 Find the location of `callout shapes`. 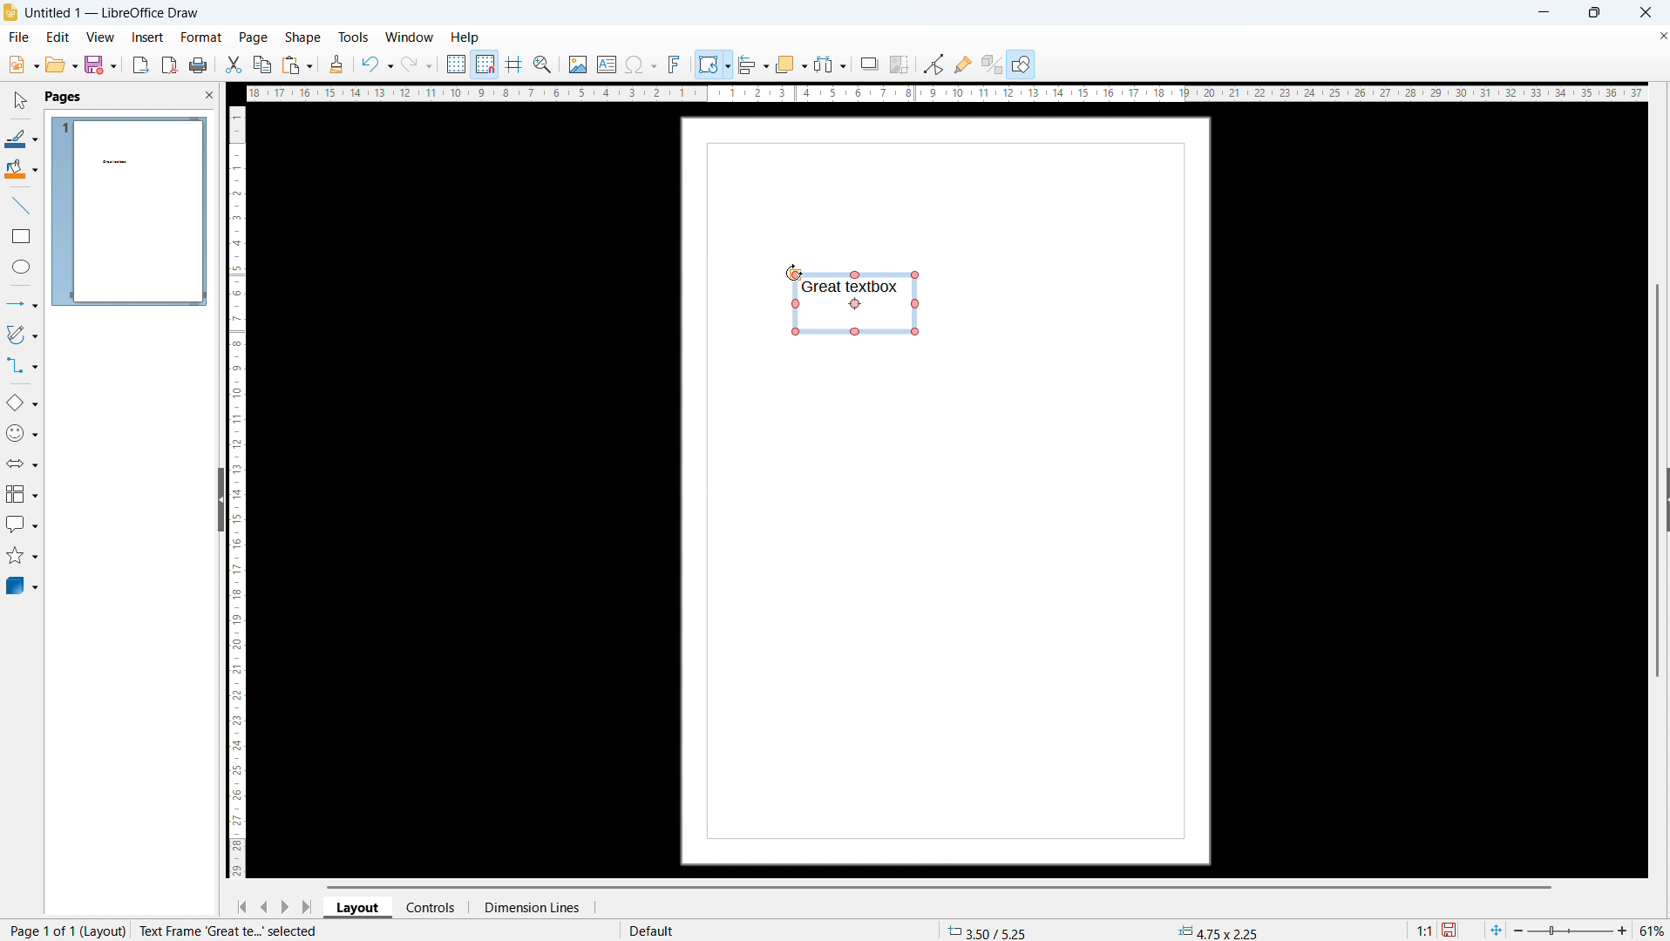

callout shapes is located at coordinates (21, 525).